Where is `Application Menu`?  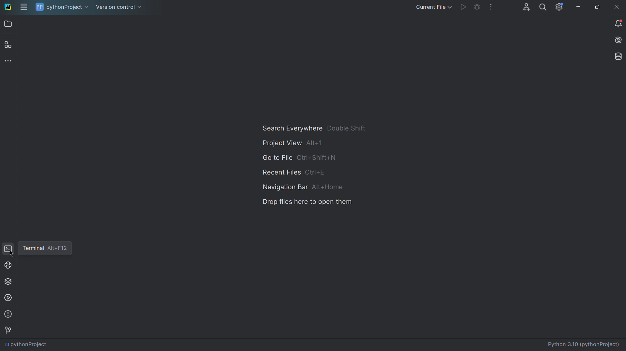
Application Menu is located at coordinates (24, 7).